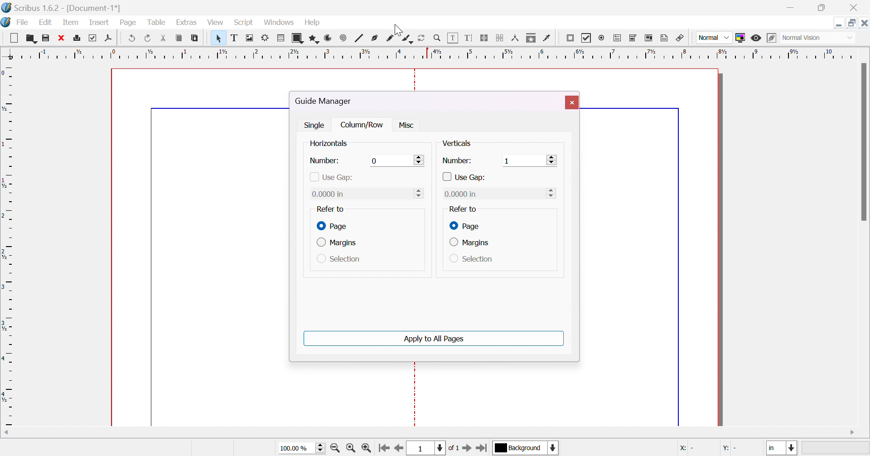 This screenshot has width=870, height=456. I want to click on margins, so click(339, 243).